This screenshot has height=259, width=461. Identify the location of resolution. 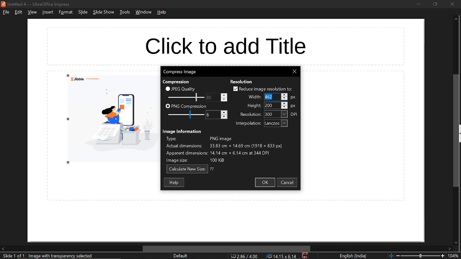
(276, 114).